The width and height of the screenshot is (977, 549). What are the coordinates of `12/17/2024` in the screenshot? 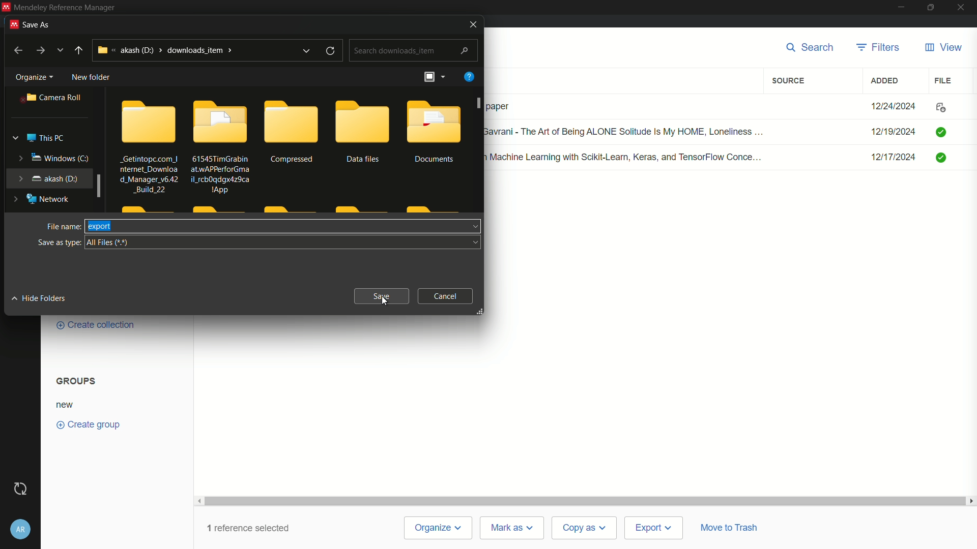 It's located at (893, 157).